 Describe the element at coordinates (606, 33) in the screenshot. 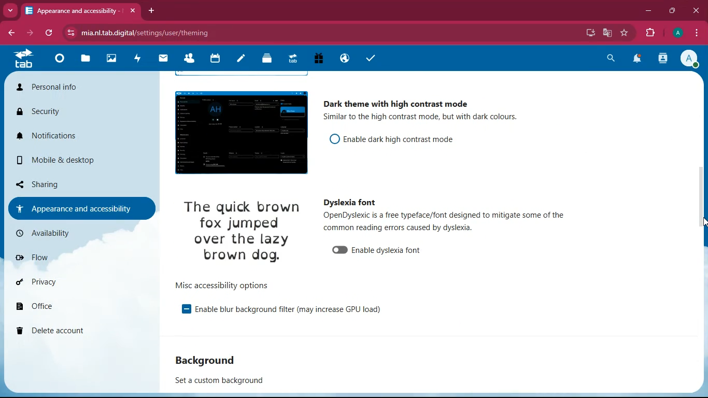

I see `google translate` at that location.